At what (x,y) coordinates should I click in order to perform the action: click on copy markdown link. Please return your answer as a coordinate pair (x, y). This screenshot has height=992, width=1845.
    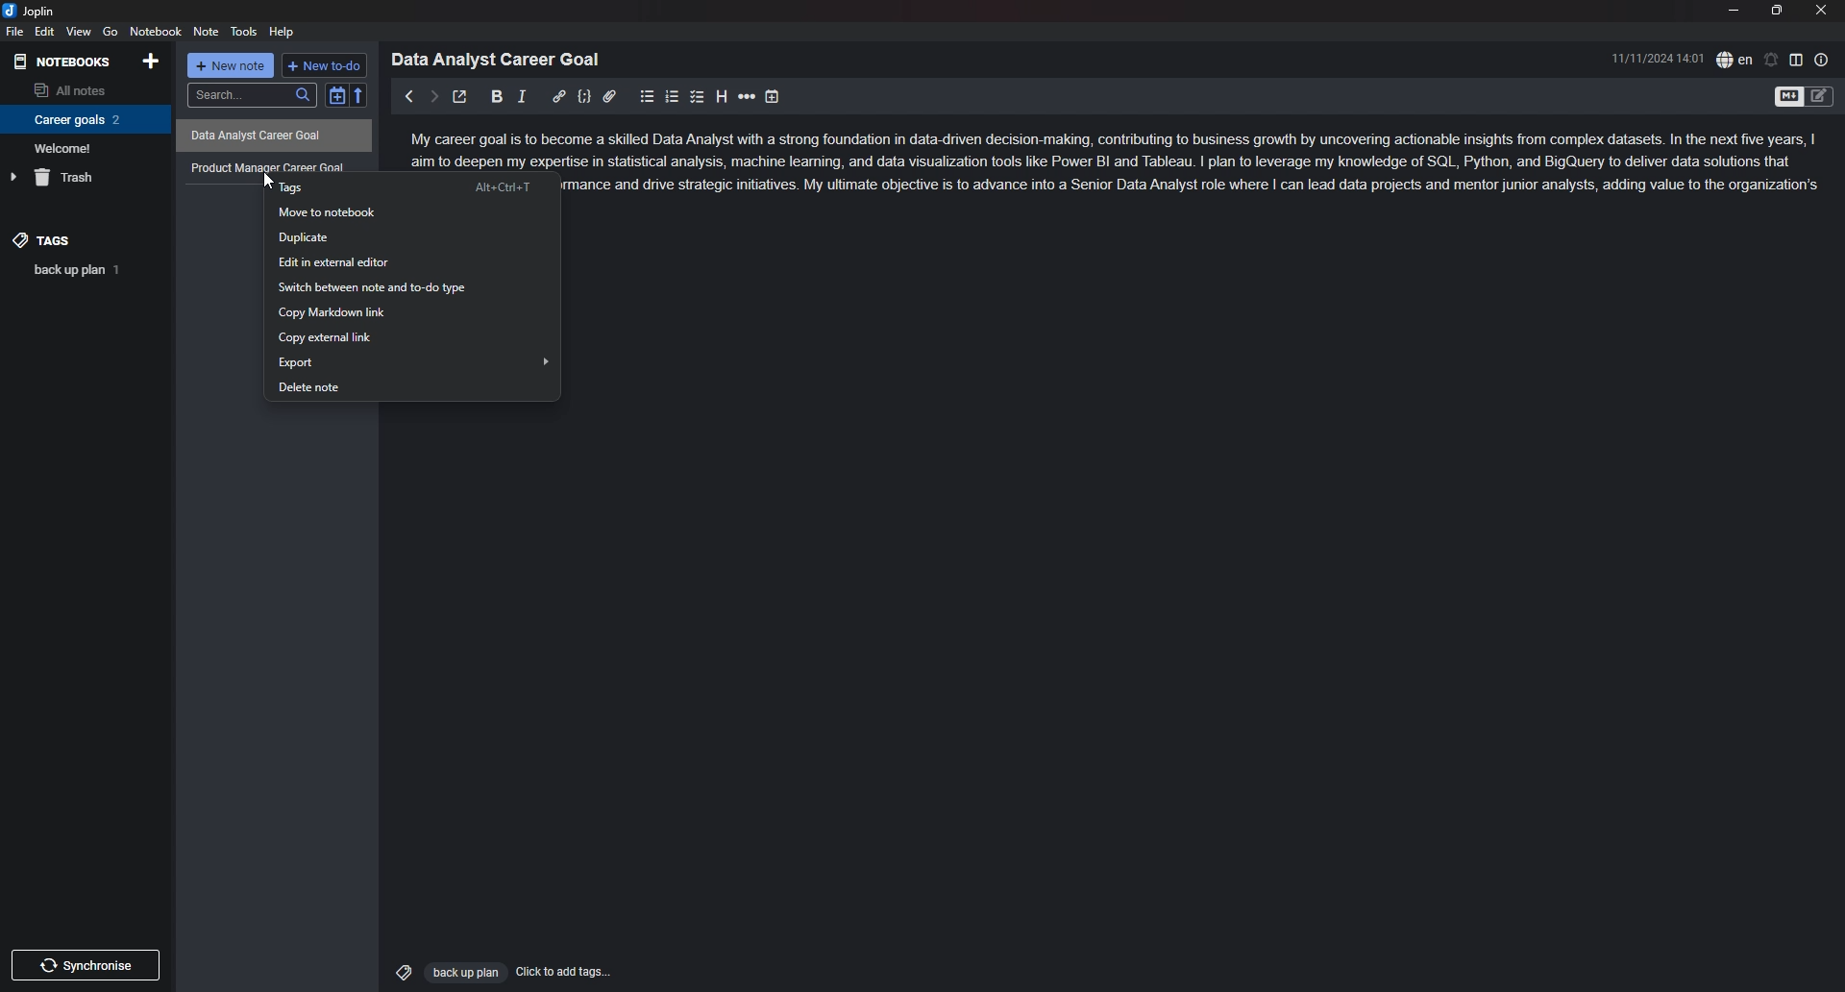
    Looking at the image, I should click on (412, 312).